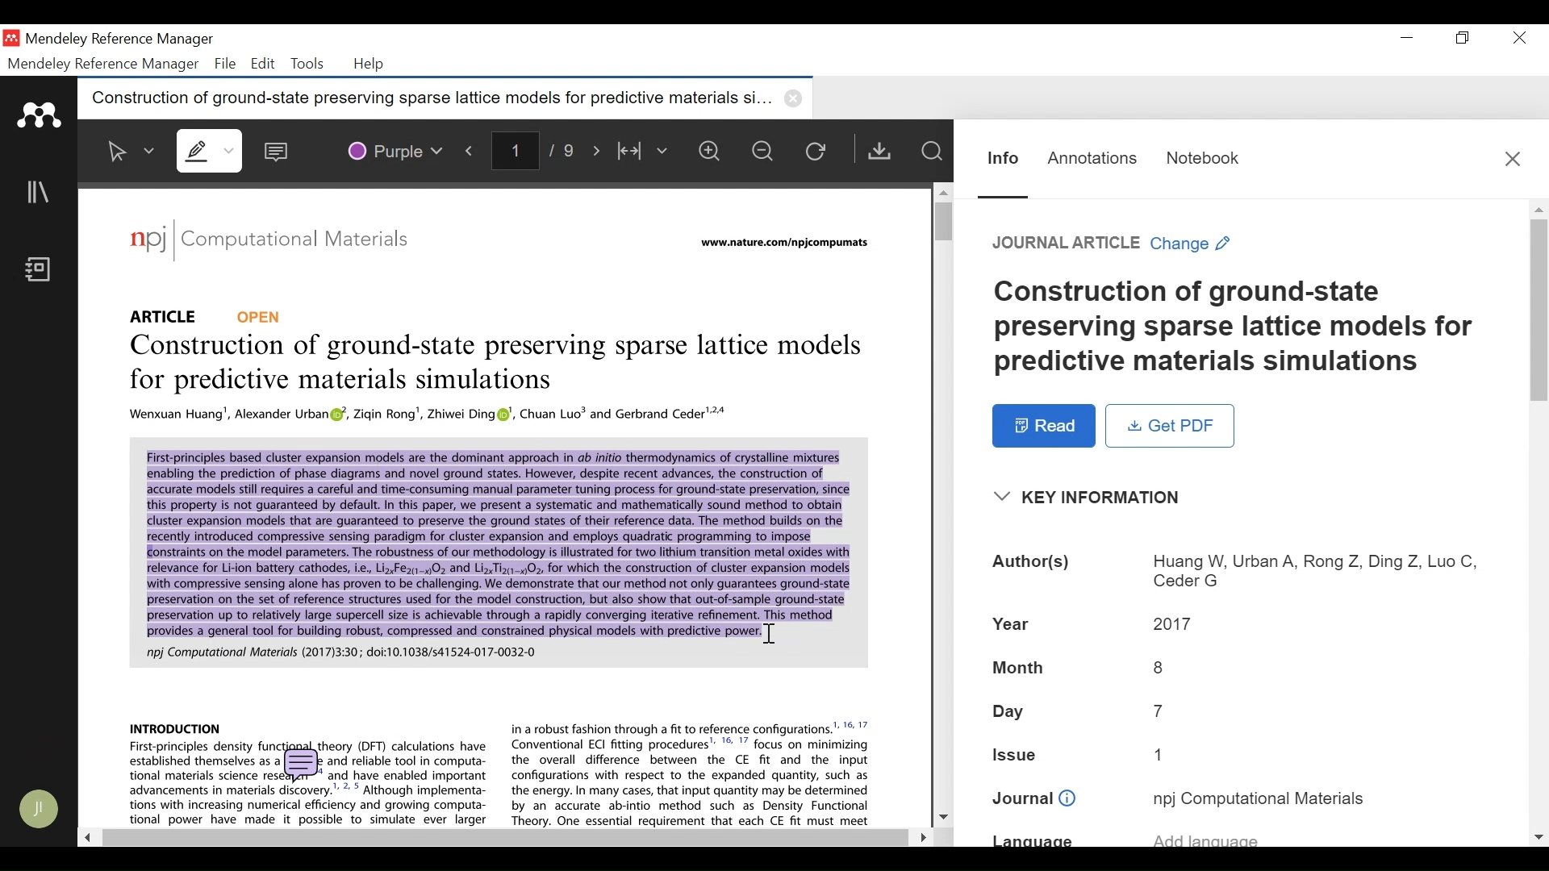  I want to click on Notebook, so click(43, 271).